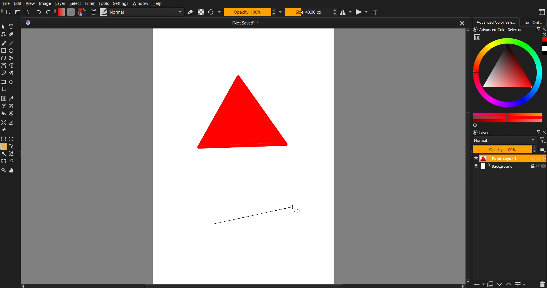 Image resolution: width=547 pixels, height=288 pixels. What do you see at coordinates (12, 138) in the screenshot?
I see `Selection Square ` at bounding box center [12, 138].